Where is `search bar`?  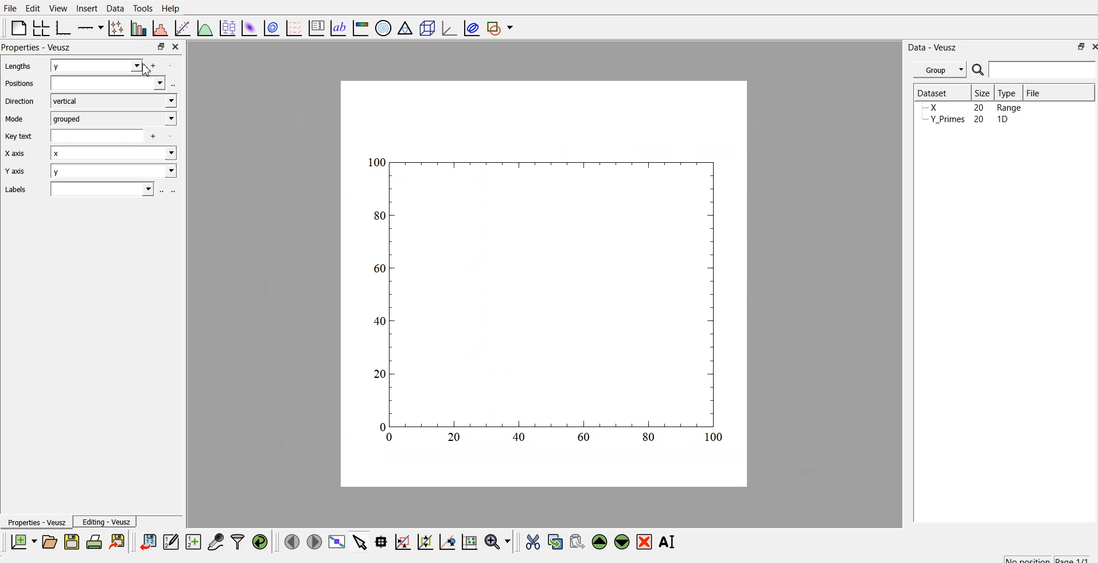
search bar is located at coordinates (1043, 69).